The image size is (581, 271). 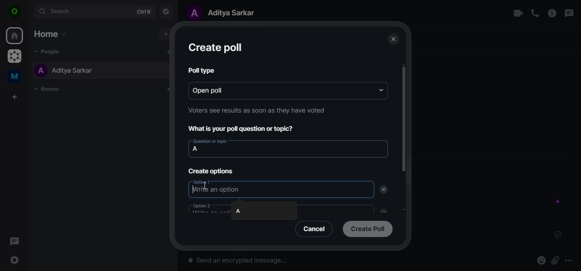 What do you see at coordinates (208, 208) in the screenshot?
I see `option  ` at bounding box center [208, 208].